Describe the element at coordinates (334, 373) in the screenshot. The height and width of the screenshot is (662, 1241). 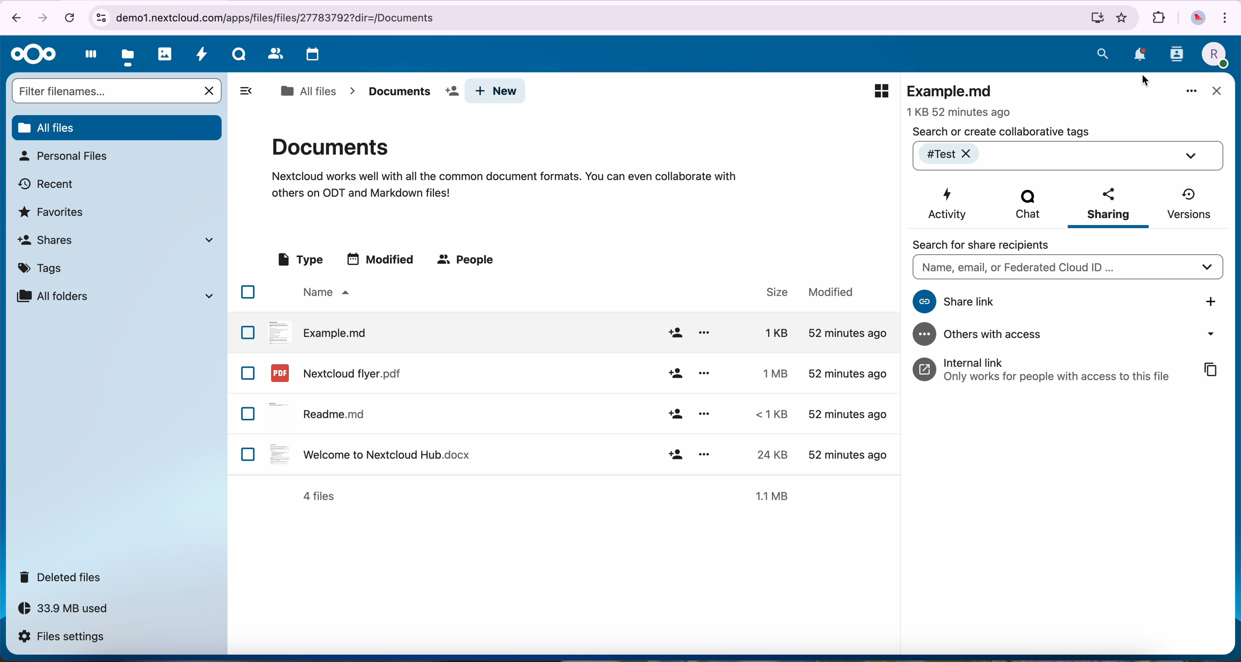
I see `nextcloud flyer.pdf` at that location.